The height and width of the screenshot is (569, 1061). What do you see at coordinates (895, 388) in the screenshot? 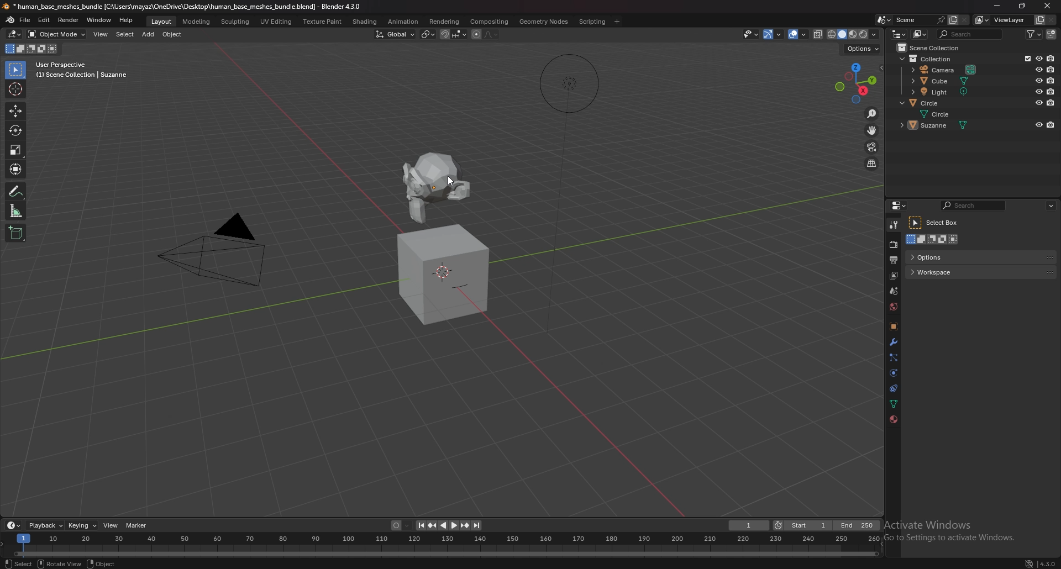
I see `constraints` at bounding box center [895, 388].